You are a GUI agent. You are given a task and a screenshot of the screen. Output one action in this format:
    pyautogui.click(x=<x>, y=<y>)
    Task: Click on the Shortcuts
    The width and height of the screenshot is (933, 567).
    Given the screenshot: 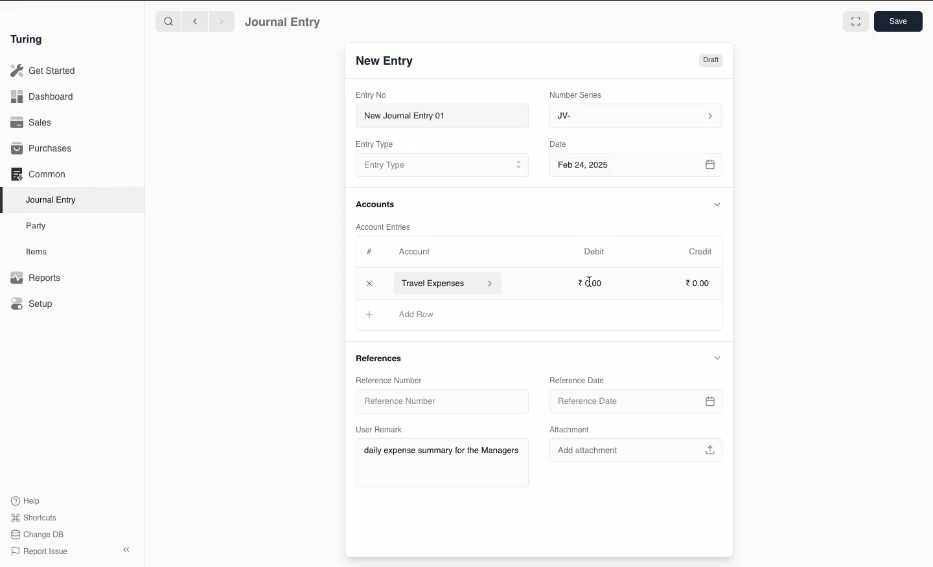 What is the action you would take?
    pyautogui.click(x=36, y=518)
    